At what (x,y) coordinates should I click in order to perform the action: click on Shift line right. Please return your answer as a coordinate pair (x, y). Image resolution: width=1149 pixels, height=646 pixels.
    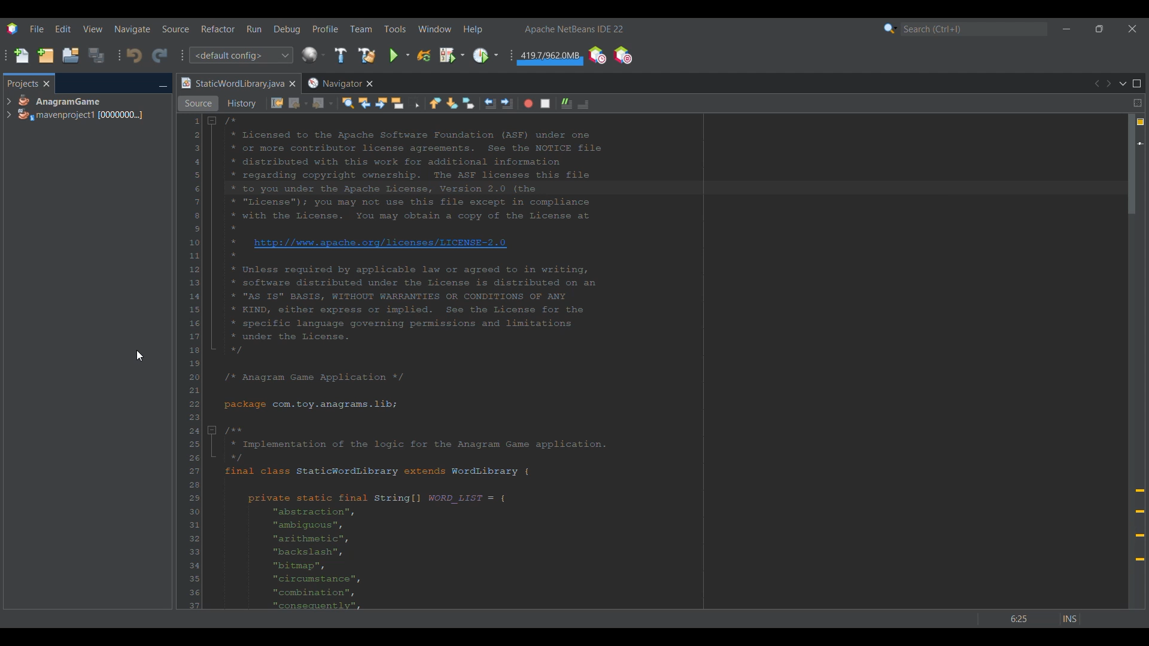
    Looking at the image, I should click on (507, 103).